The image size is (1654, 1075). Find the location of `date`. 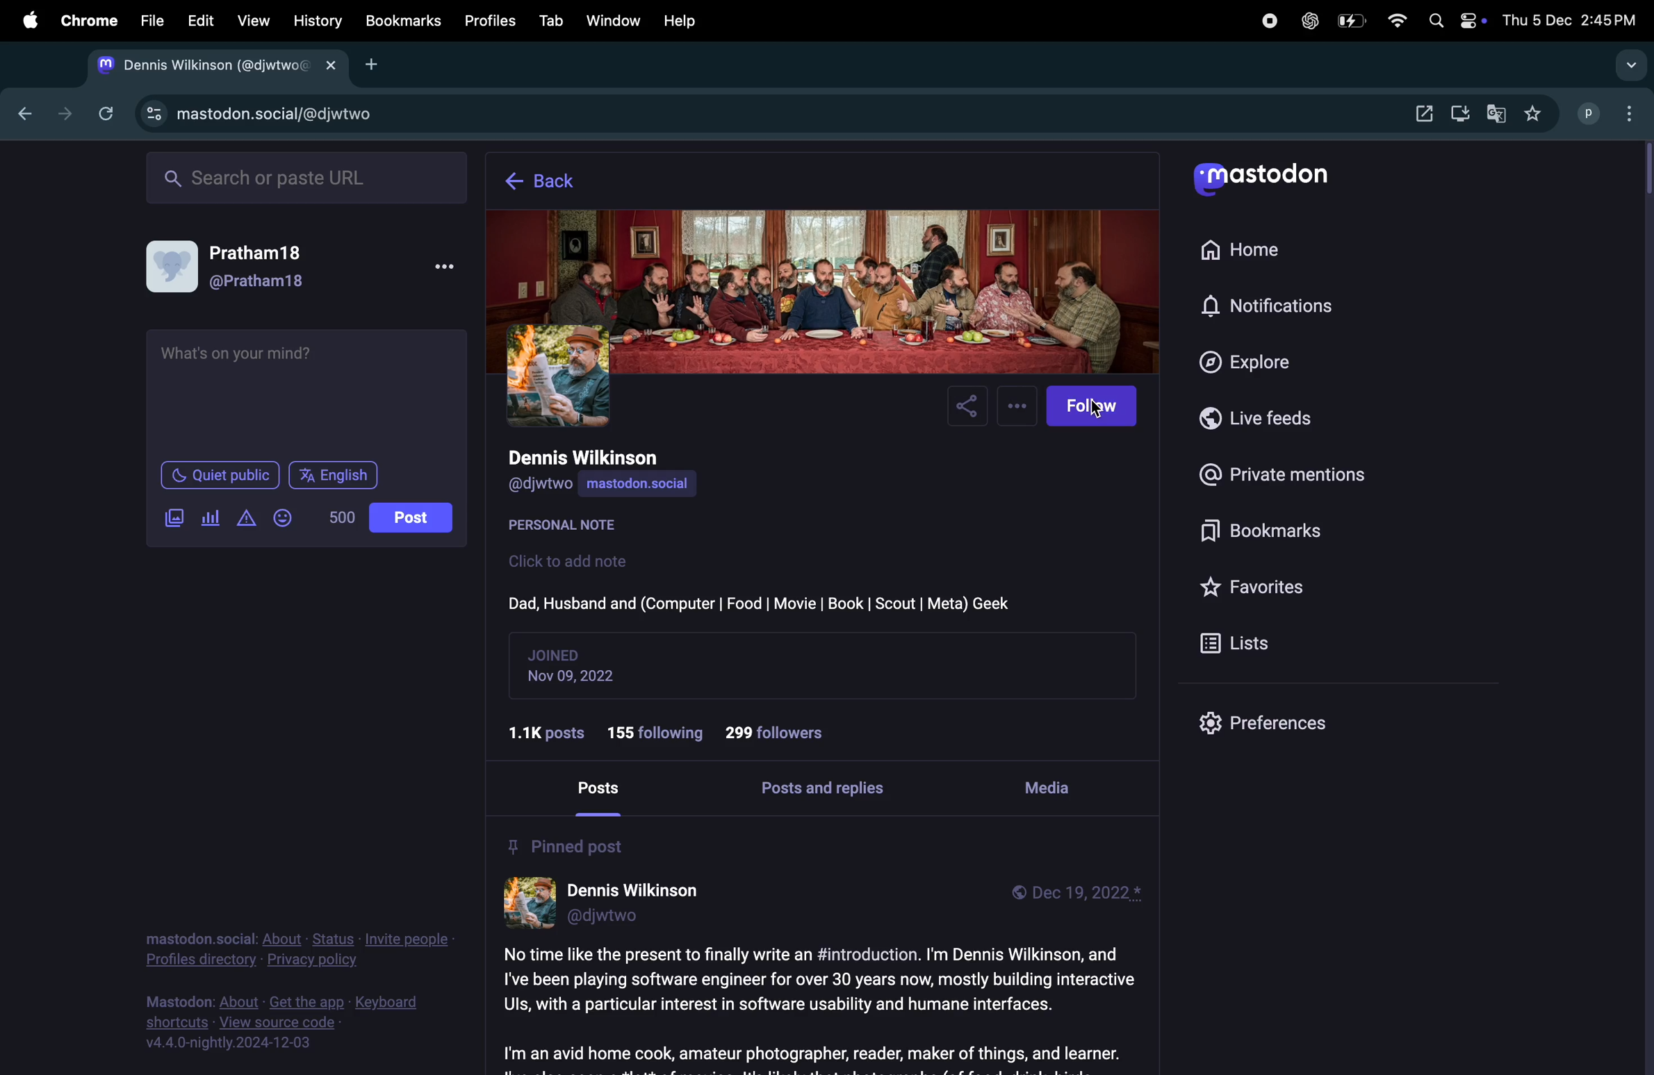

date is located at coordinates (582, 678).